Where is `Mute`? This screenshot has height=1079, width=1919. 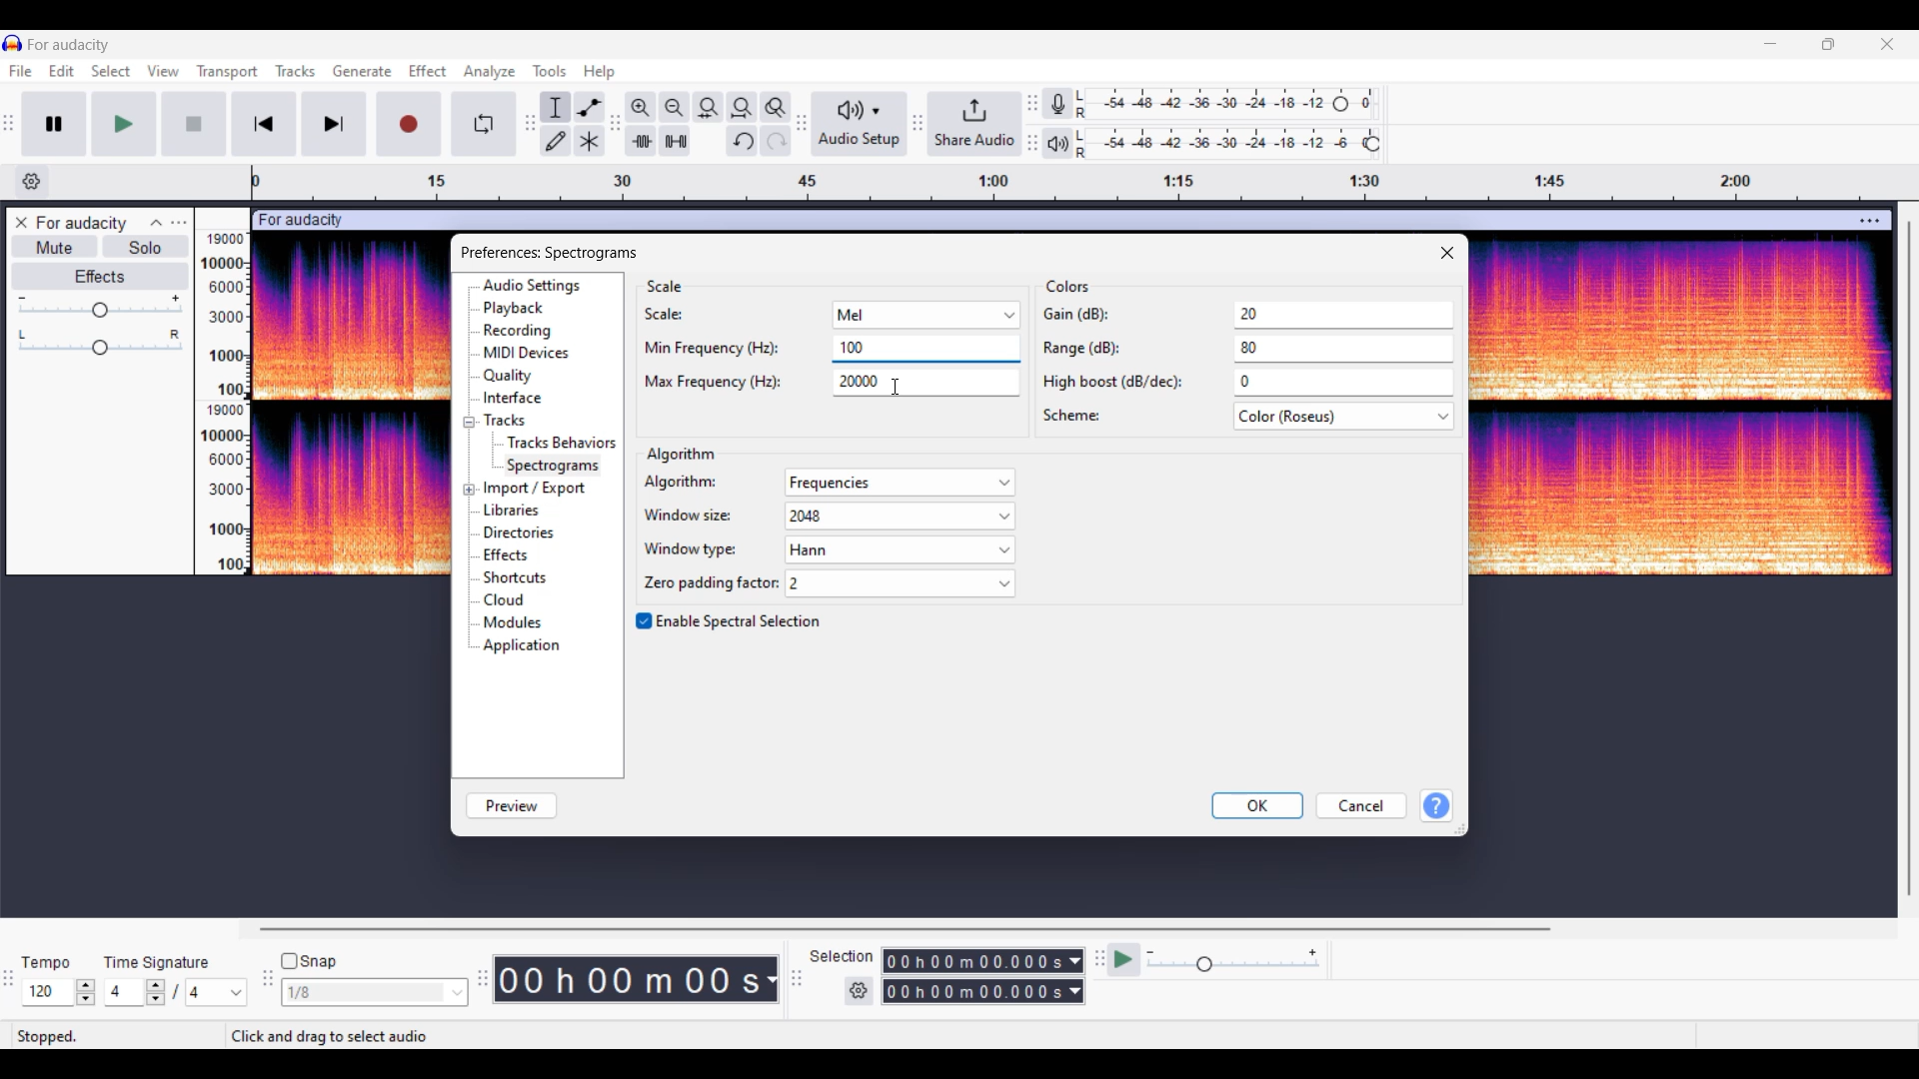 Mute is located at coordinates (55, 246).